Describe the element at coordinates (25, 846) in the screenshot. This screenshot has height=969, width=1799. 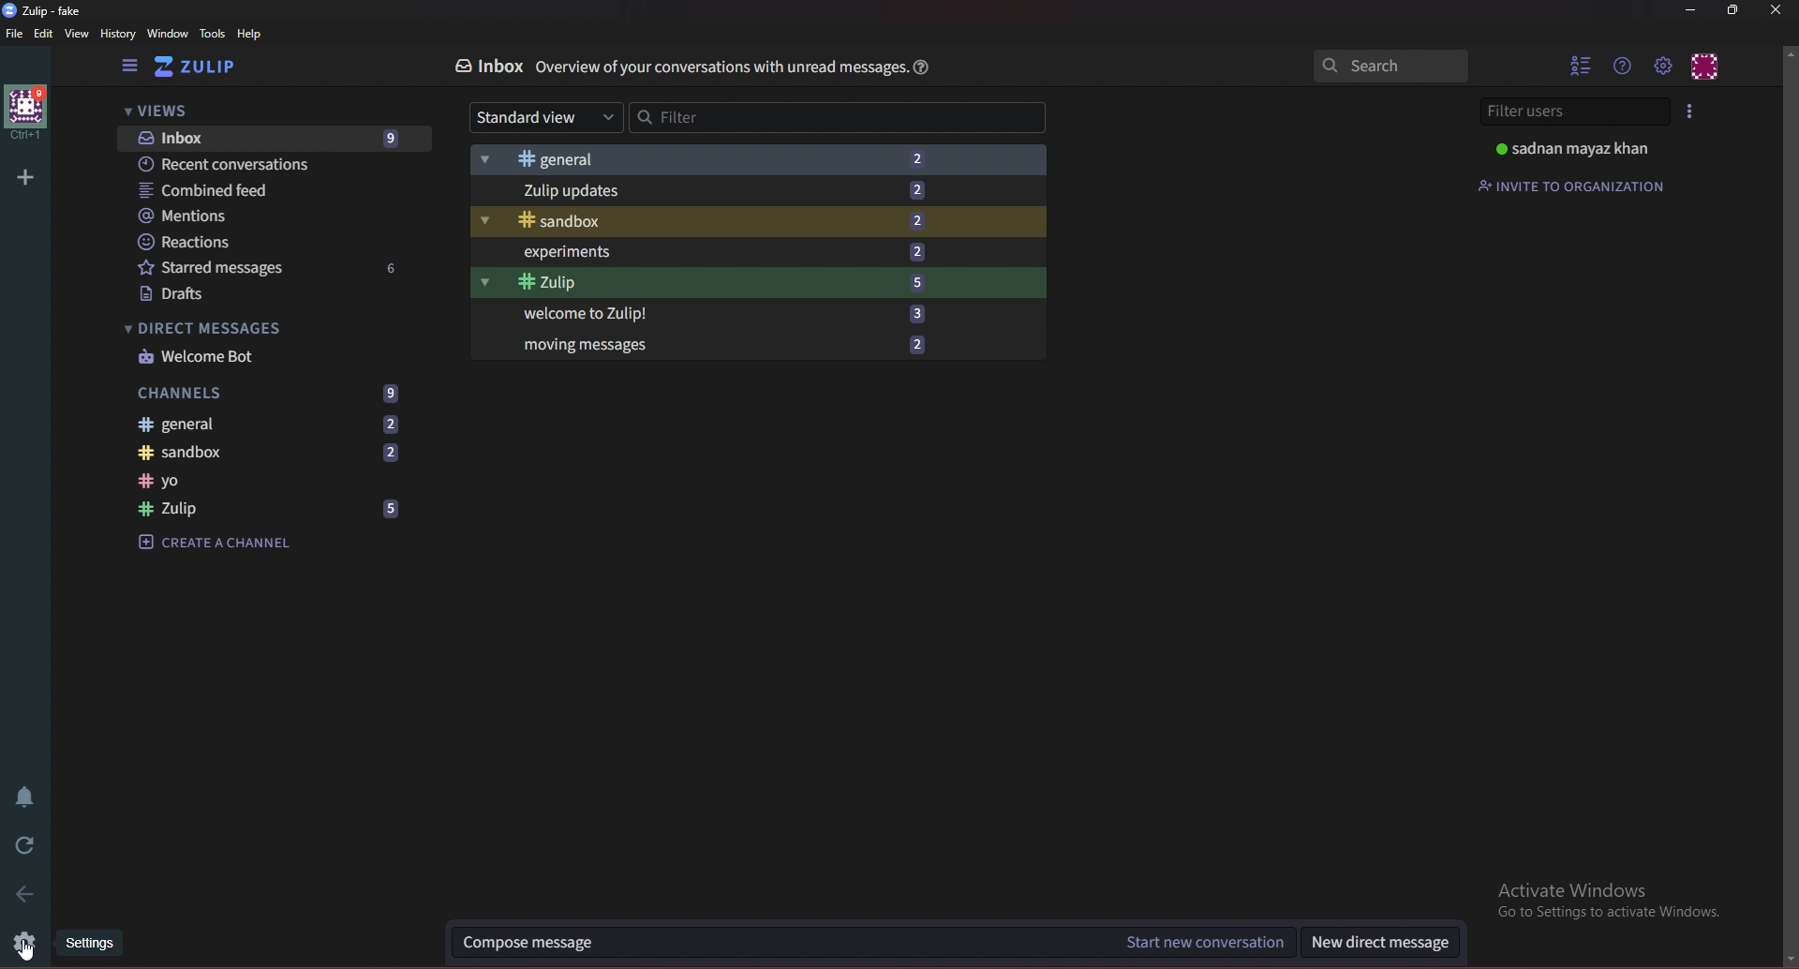
I see `Reload` at that location.